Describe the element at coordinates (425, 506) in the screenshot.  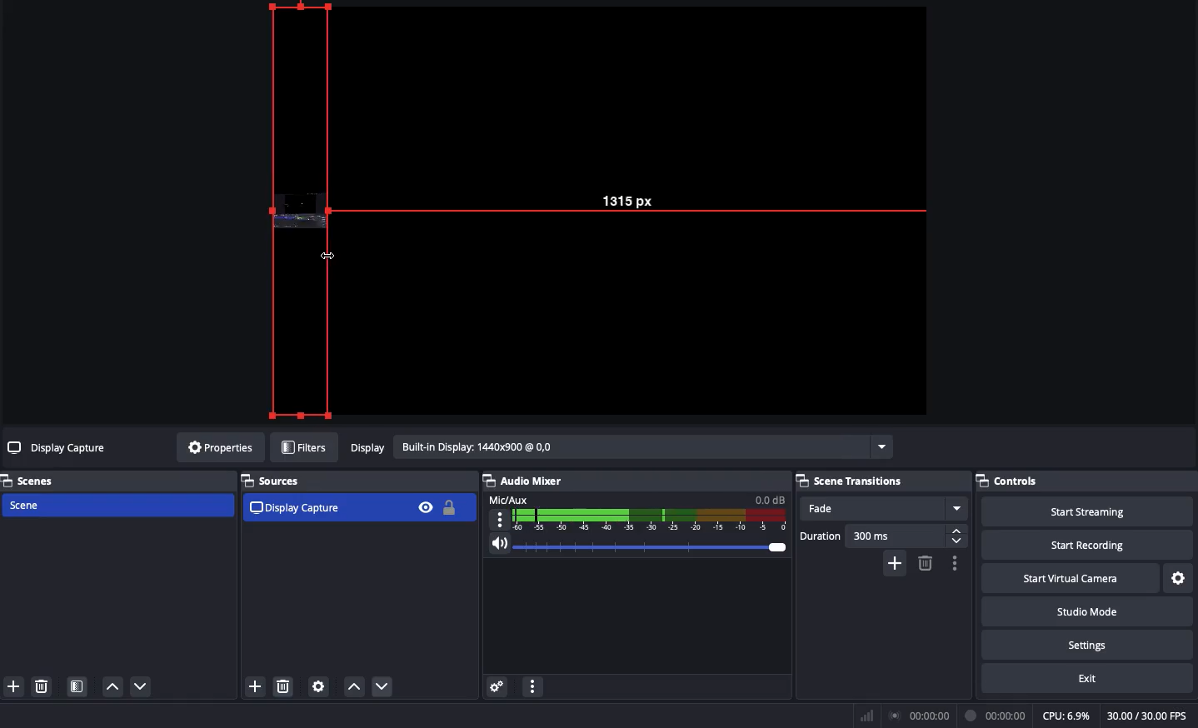
I see `Visible` at that location.